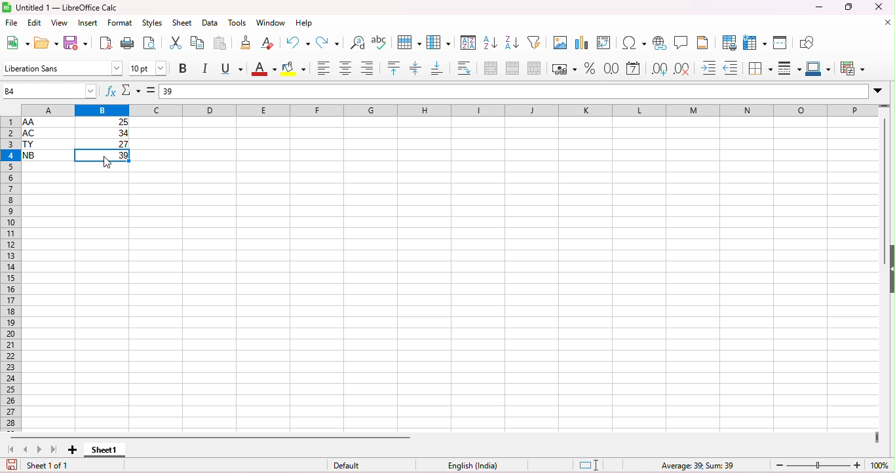 This screenshot has height=473, width=895. Describe the element at coordinates (634, 69) in the screenshot. I see `format as date` at that location.